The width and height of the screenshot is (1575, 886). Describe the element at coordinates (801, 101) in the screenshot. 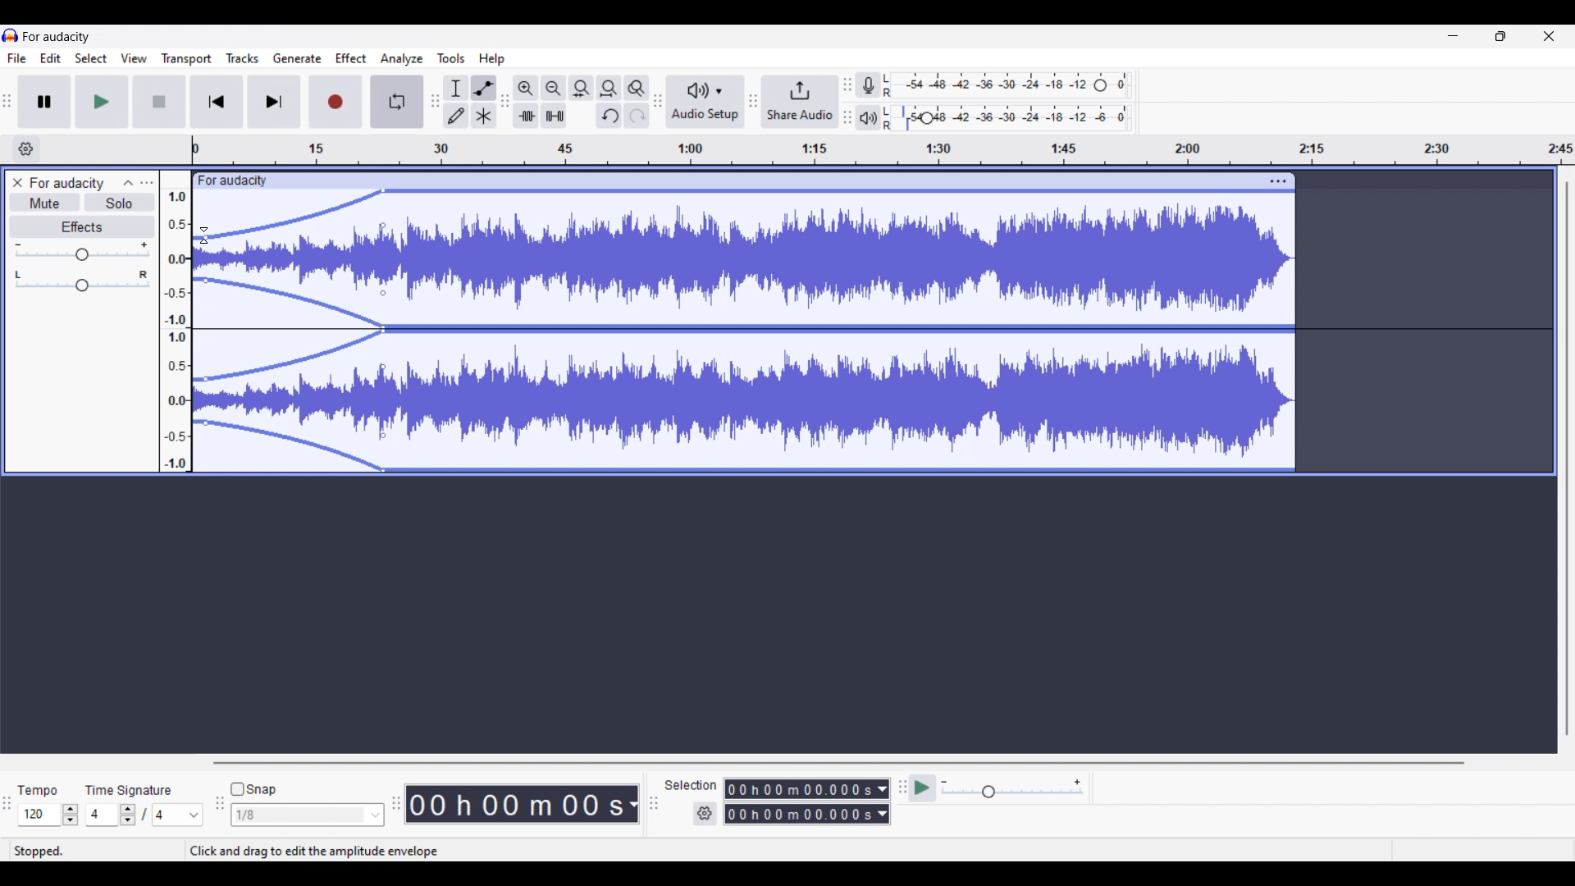

I see `Share audio` at that location.